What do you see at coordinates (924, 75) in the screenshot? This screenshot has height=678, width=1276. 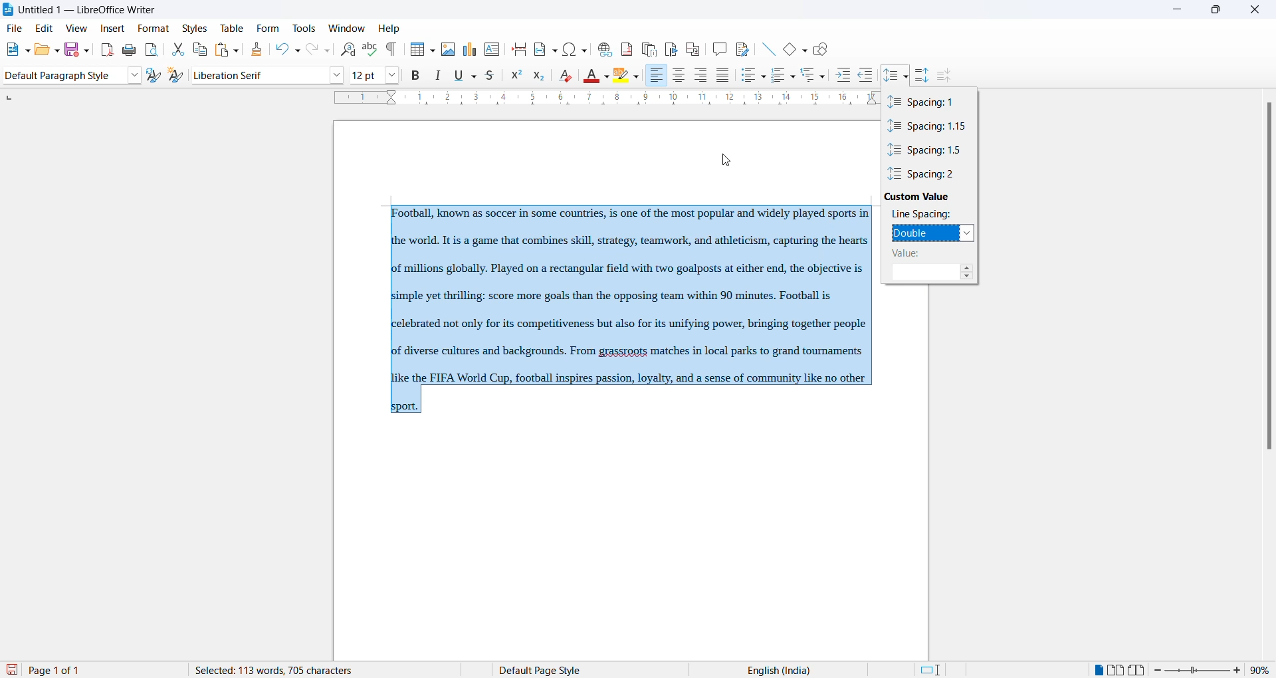 I see `increase paragraph spacing` at bounding box center [924, 75].